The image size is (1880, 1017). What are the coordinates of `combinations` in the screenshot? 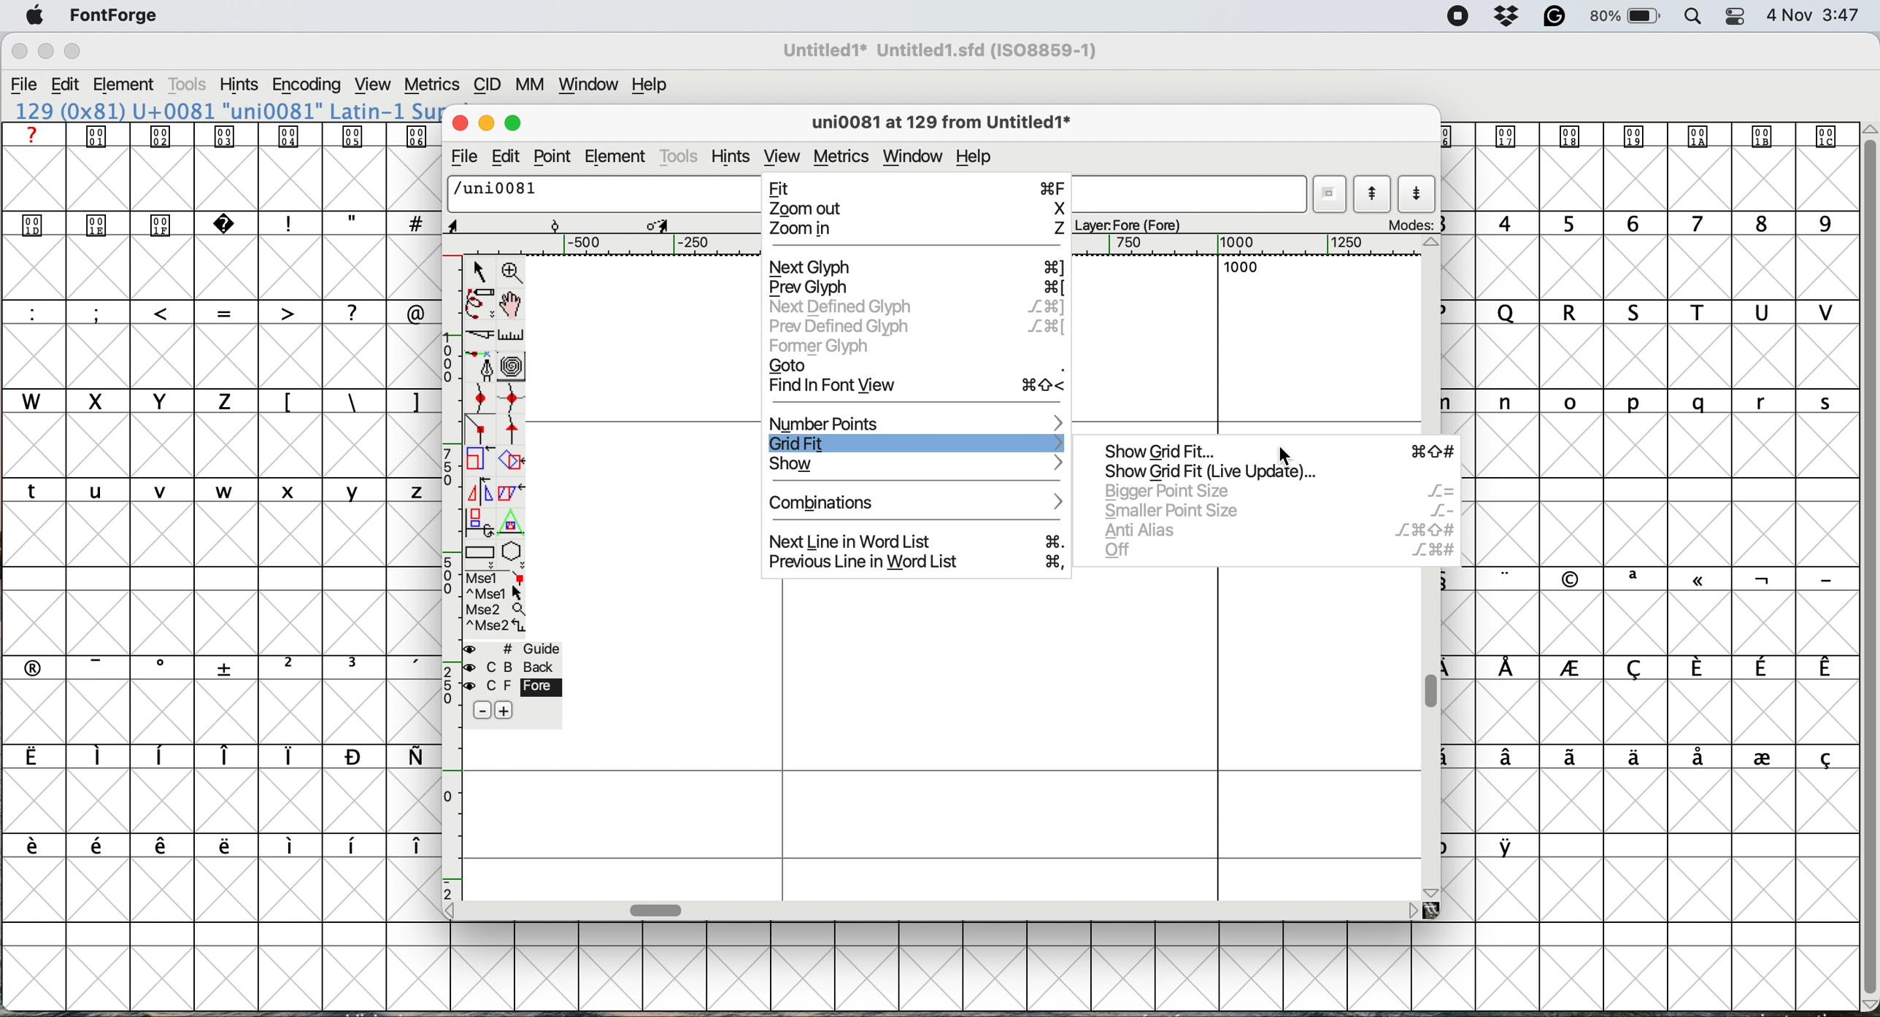 It's located at (921, 501).